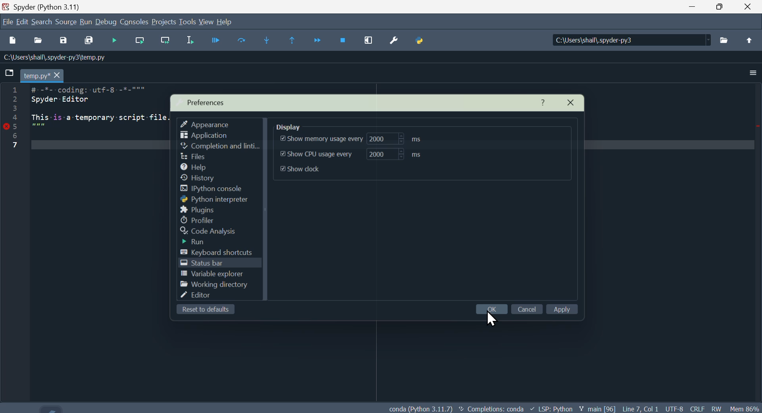 This screenshot has height=413, width=762. Describe the element at coordinates (41, 75) in the screenshot. I see ` temp.py*` at that location.